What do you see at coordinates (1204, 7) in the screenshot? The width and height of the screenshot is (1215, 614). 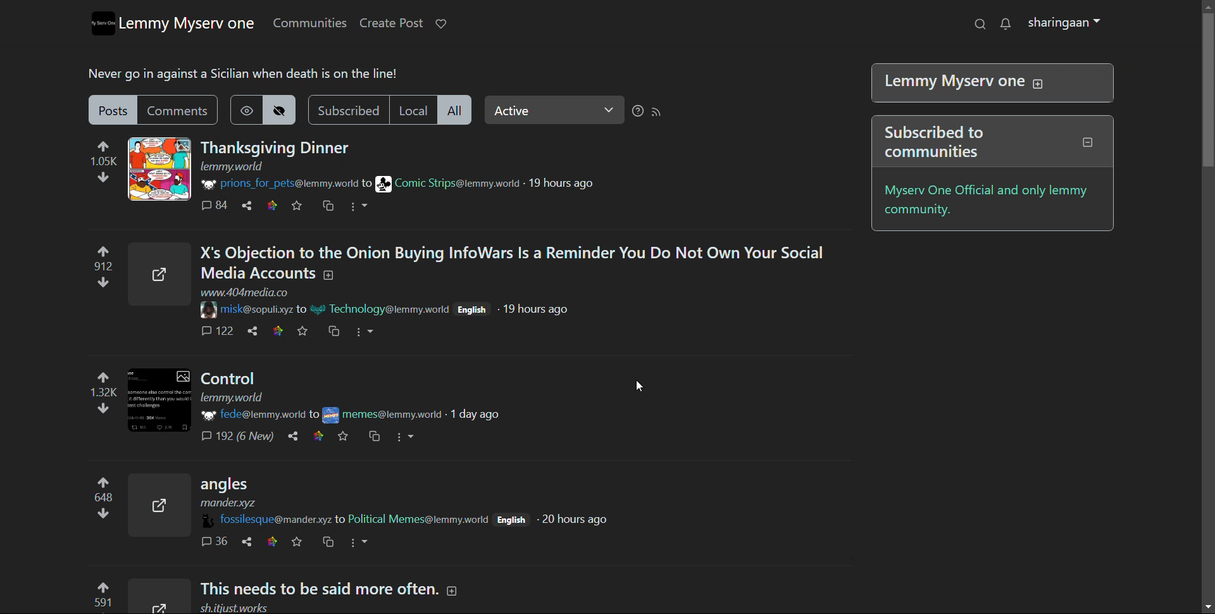 I see `Scroll arrow up` at bounding box center [1204, 7].